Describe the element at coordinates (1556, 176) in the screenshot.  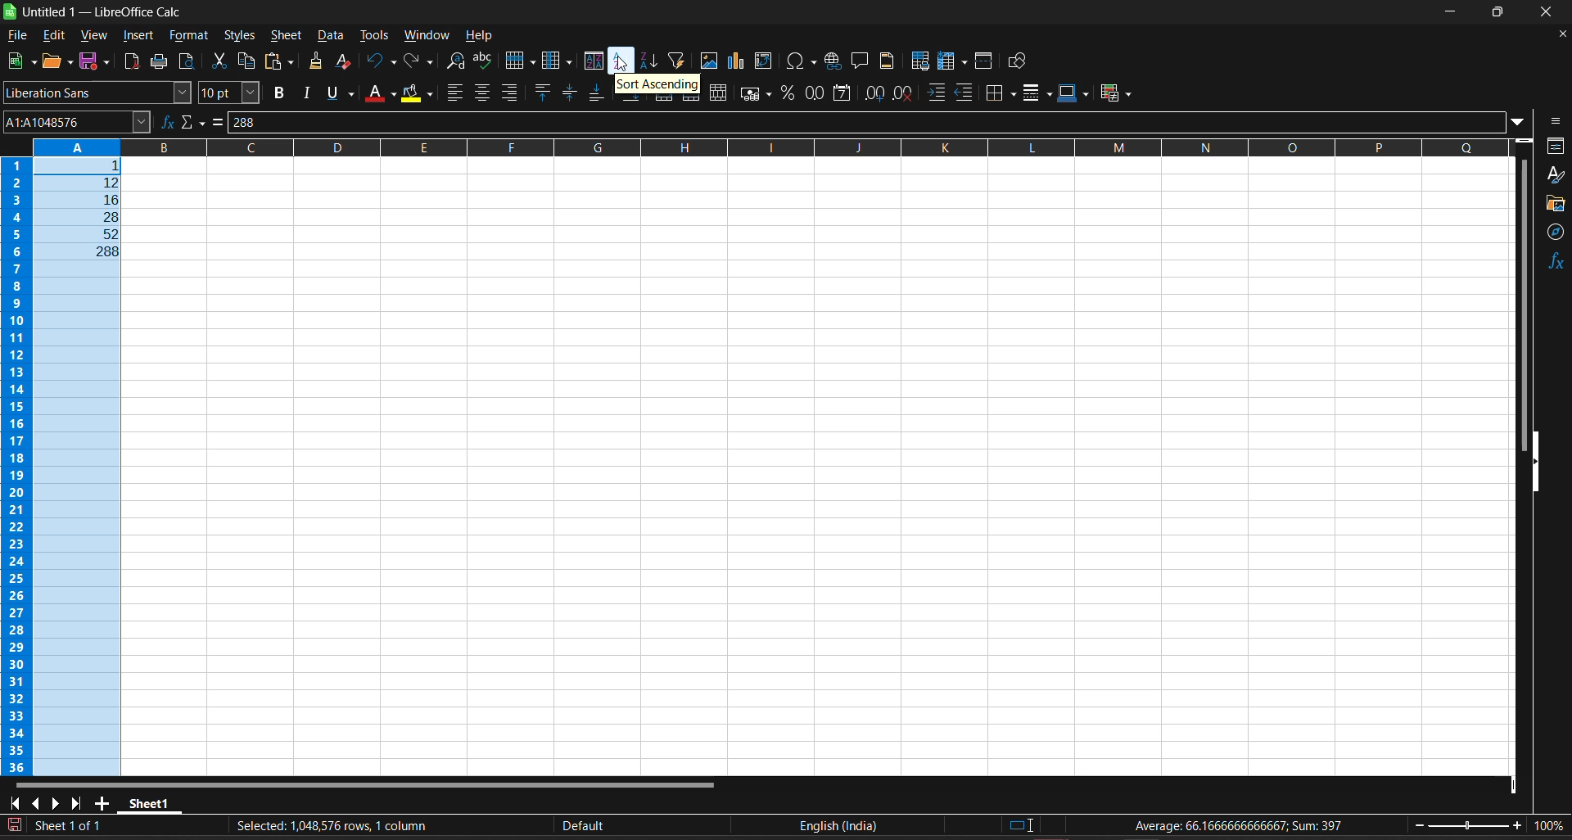
I see `styles` at that location.